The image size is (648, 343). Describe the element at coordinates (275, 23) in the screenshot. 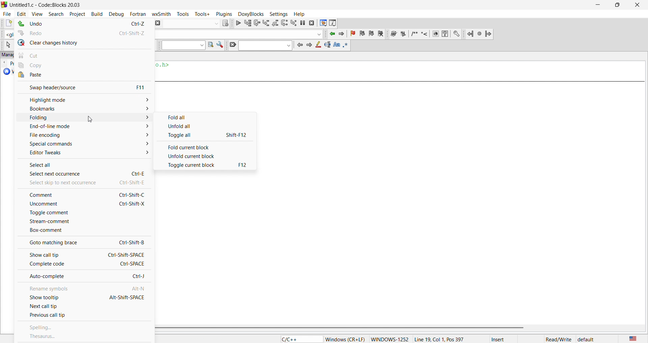

I see `step out` at that location.